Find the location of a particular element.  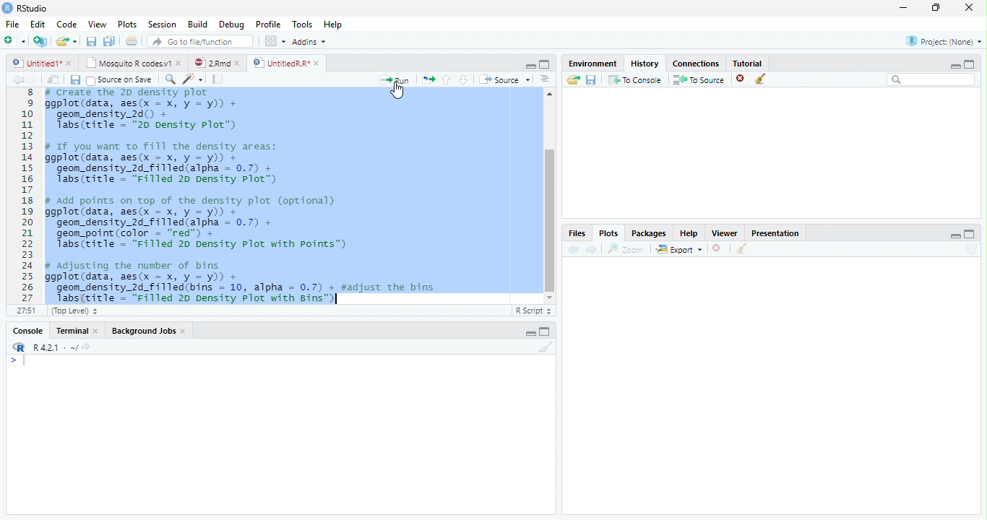

> is located at coordinates (17, 361).